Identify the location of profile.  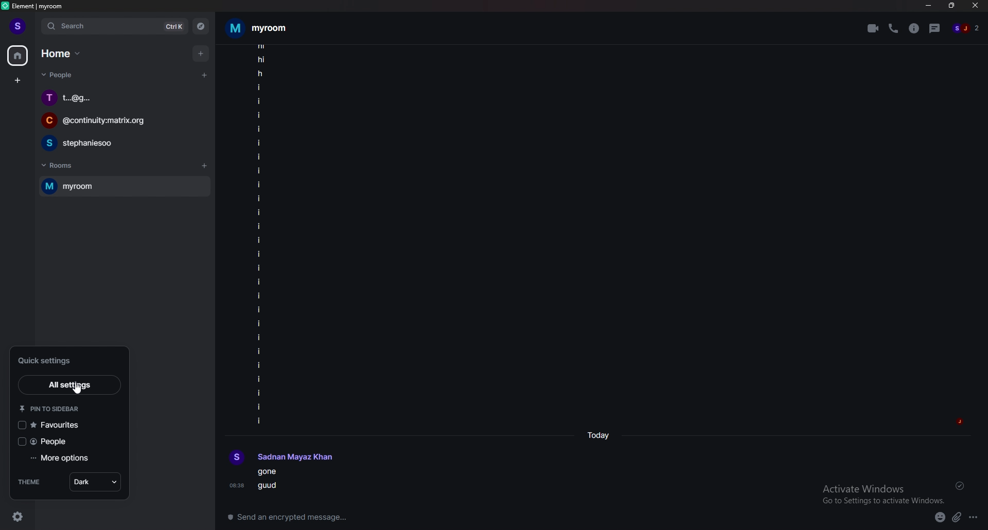
(16, 26).